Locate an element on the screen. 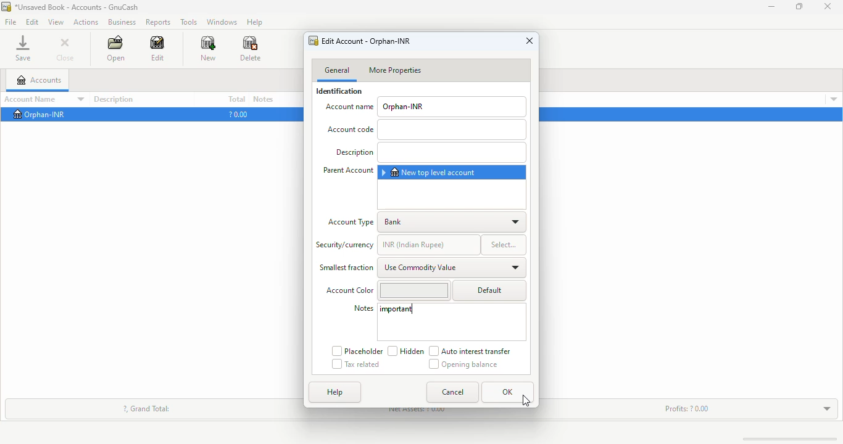 The width and height of the screenshot is (843, 444). Description is located at coordinates (354, 152).